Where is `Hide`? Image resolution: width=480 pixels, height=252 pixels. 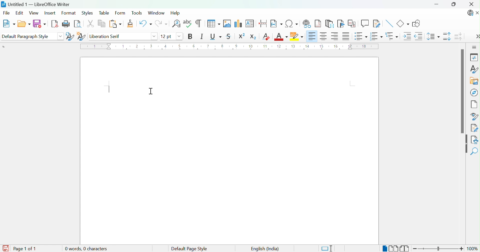
Hide is located at coordinates (465, 144).